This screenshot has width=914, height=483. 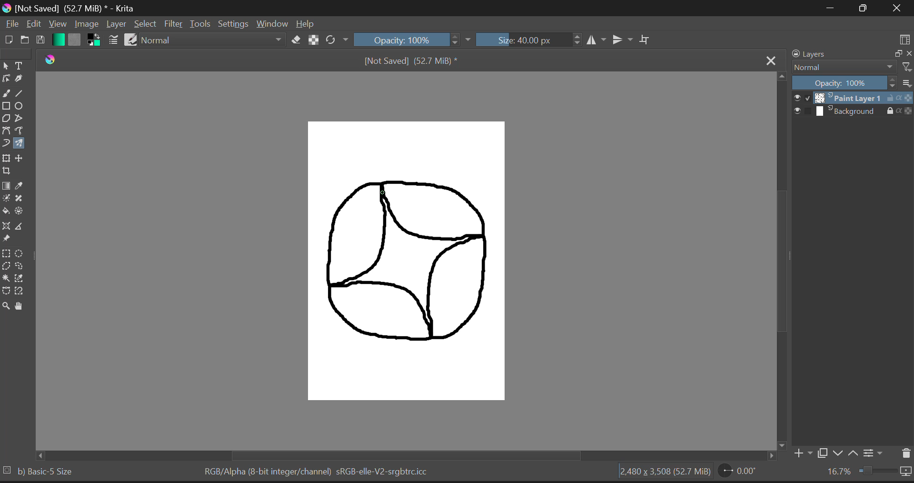 What do you see at coordinates (20, 118) in the screenshot?
I see `Polylines` at bounding box center [20, 118].